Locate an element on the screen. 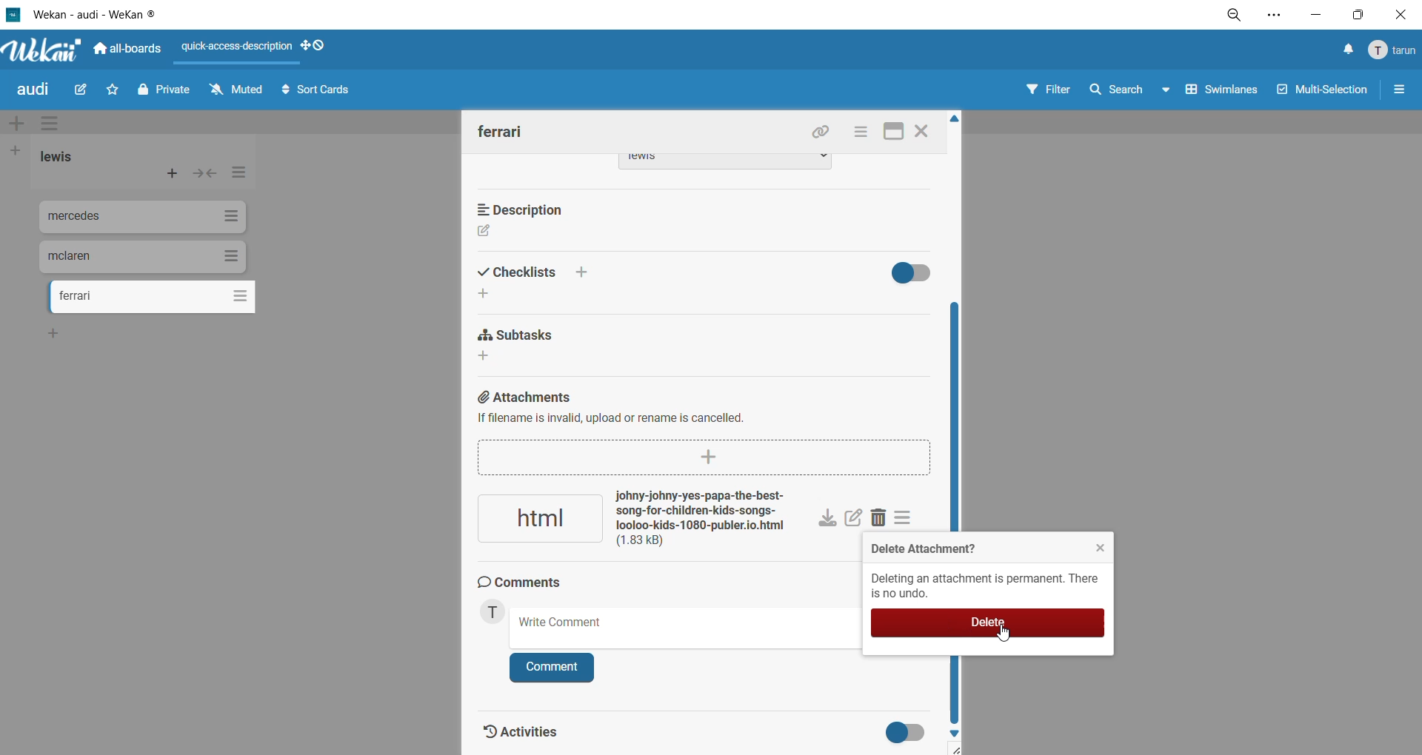 Image resolution: width=1422 pixels, height=755 pixels. add is located at coordinates (488, 294).